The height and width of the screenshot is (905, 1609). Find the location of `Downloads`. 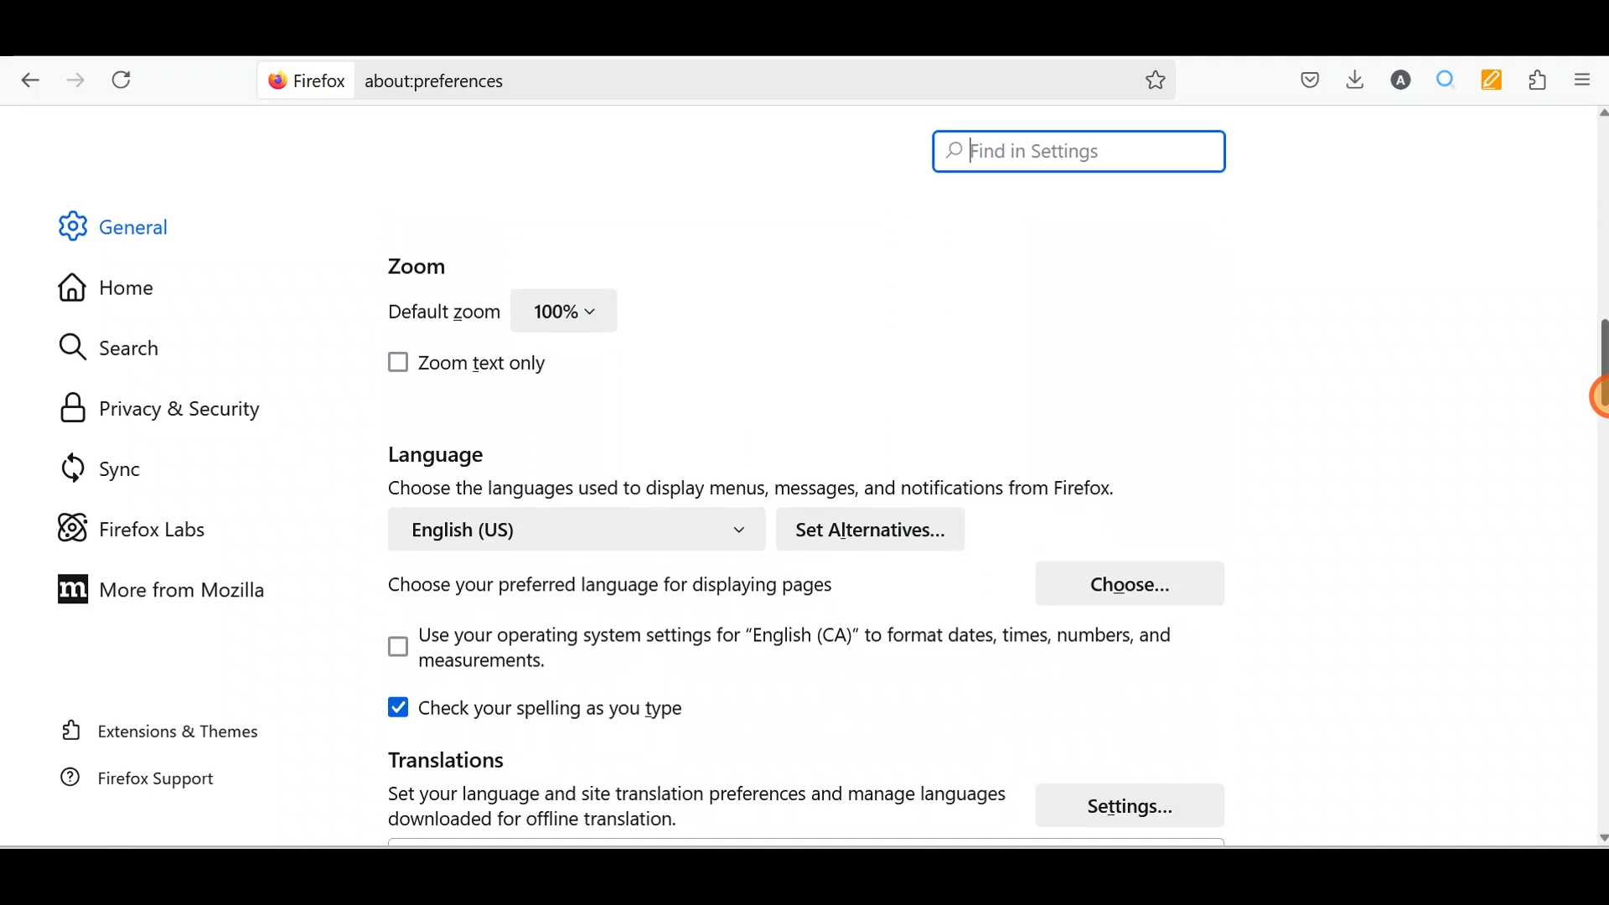

Downloads is located at coordinates (1351, 79).